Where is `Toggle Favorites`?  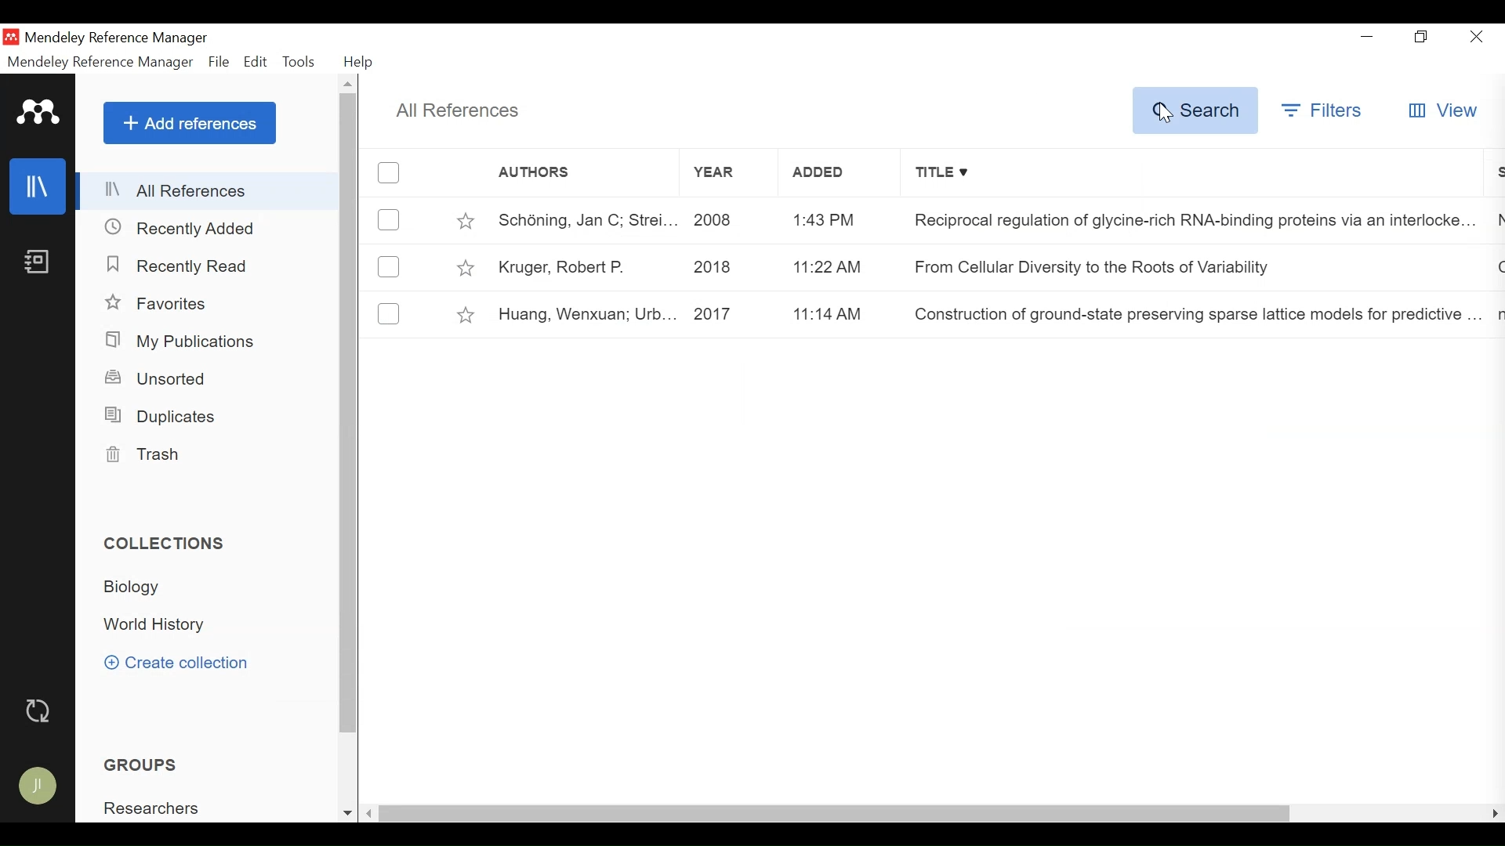
Toggle Favorites is located at coordinates (466, 268).